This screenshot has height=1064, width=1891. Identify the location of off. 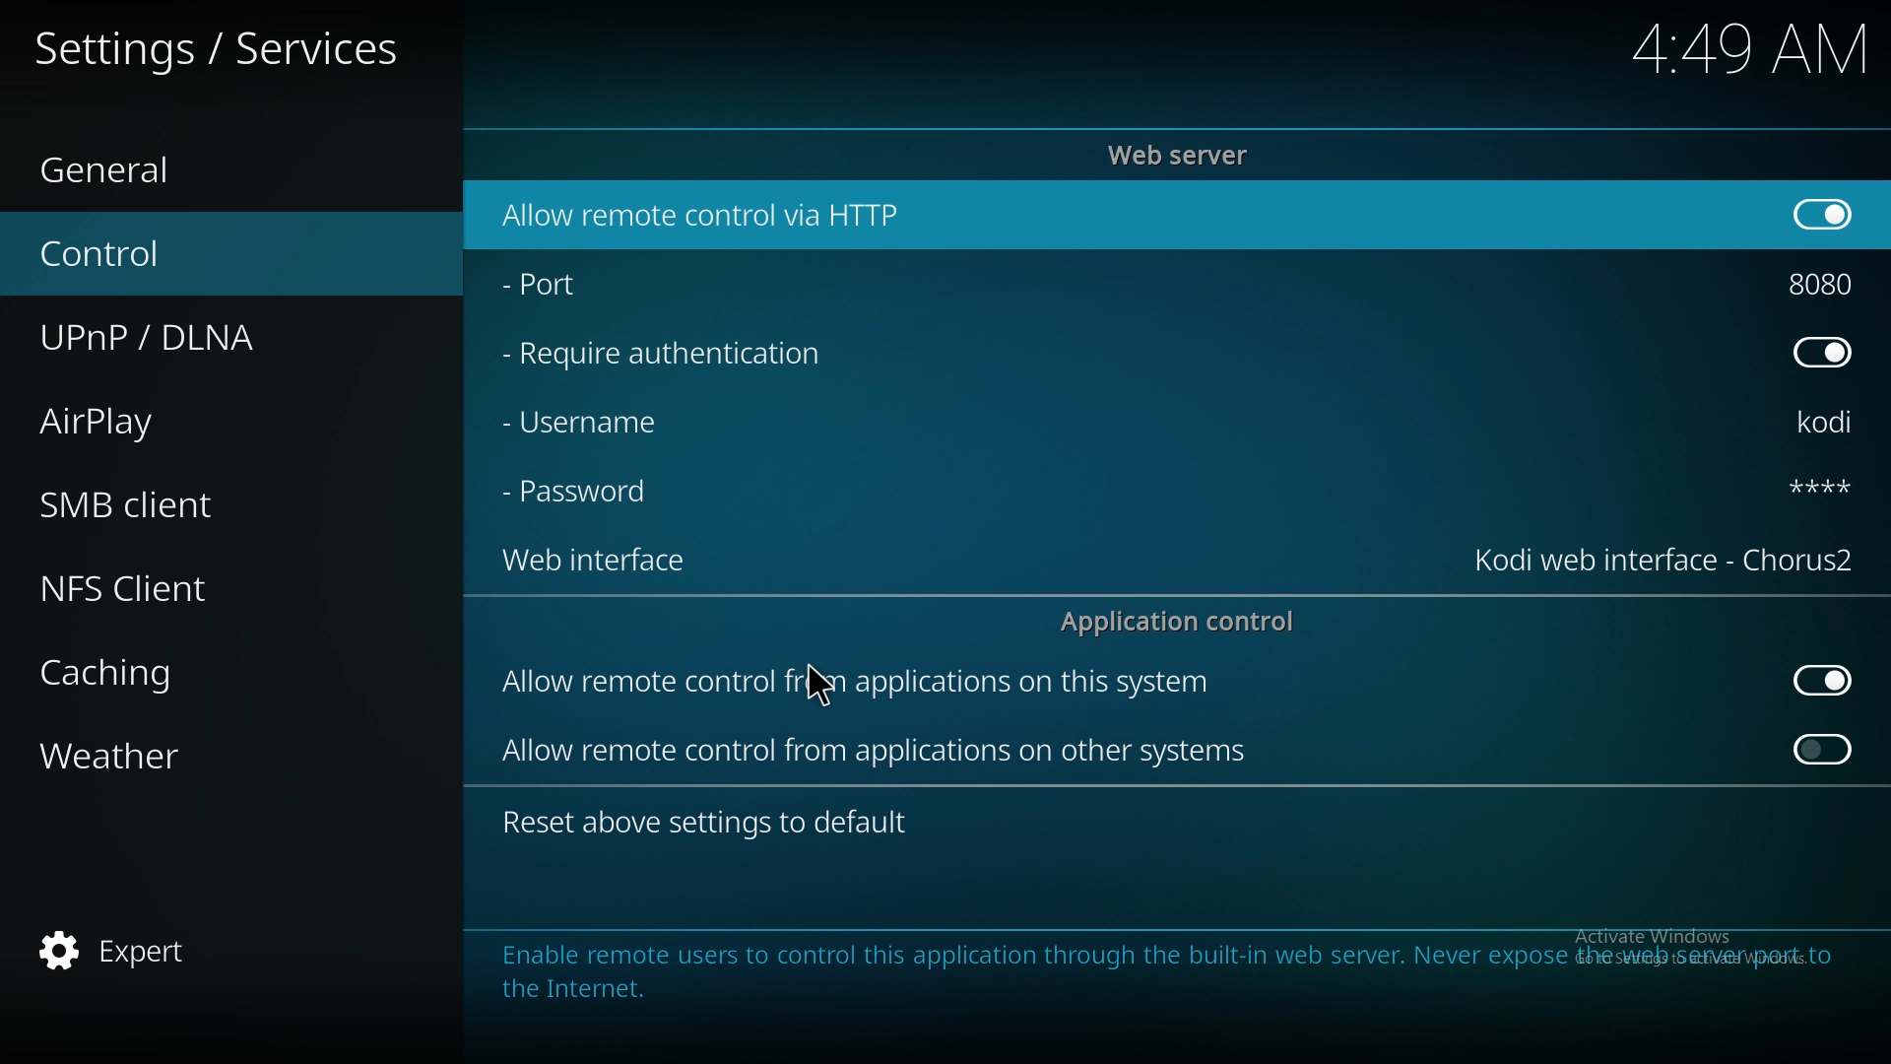
(1821, 679).